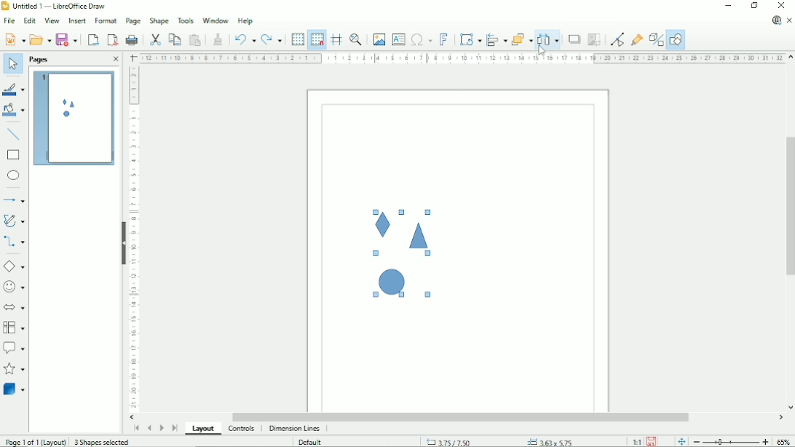 The image size is (795, 447). Describe the element at coordinates (92, 39) in the screenshot. I see `Export` at that location.